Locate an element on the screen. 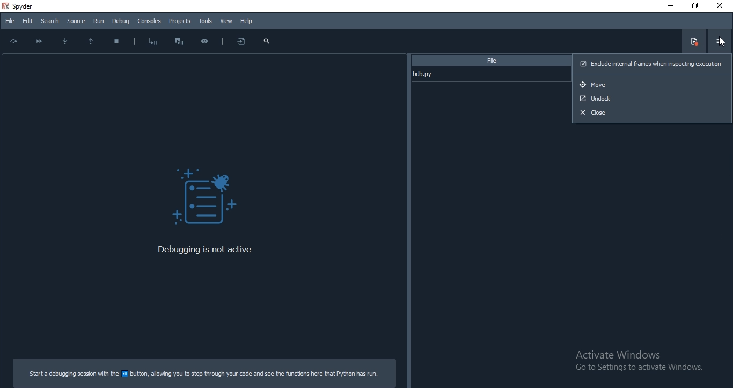 Image resolution: width=733 pixels, height=388 pixels. Exclude internal frames when inspecting execution is located at coordinates (651, 64).